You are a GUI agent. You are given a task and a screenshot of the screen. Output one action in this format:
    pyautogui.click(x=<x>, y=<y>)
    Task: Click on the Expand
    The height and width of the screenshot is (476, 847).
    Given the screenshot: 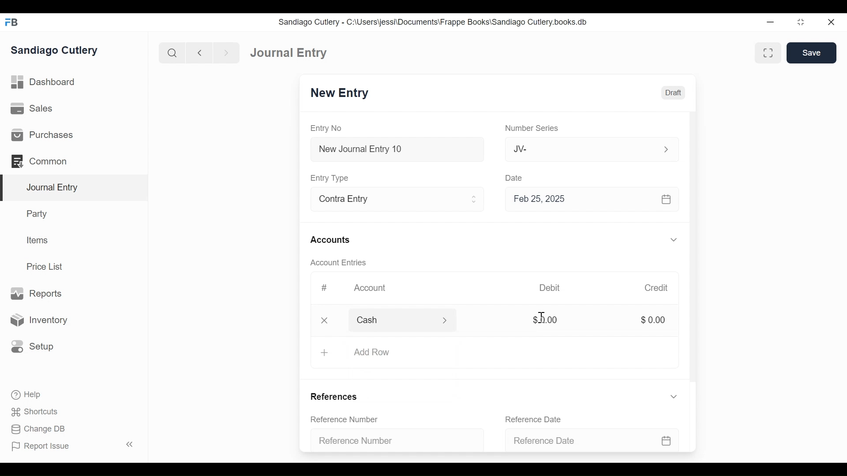 What is the action you would take?
    pyautogui.click(x=674, y=240)
    